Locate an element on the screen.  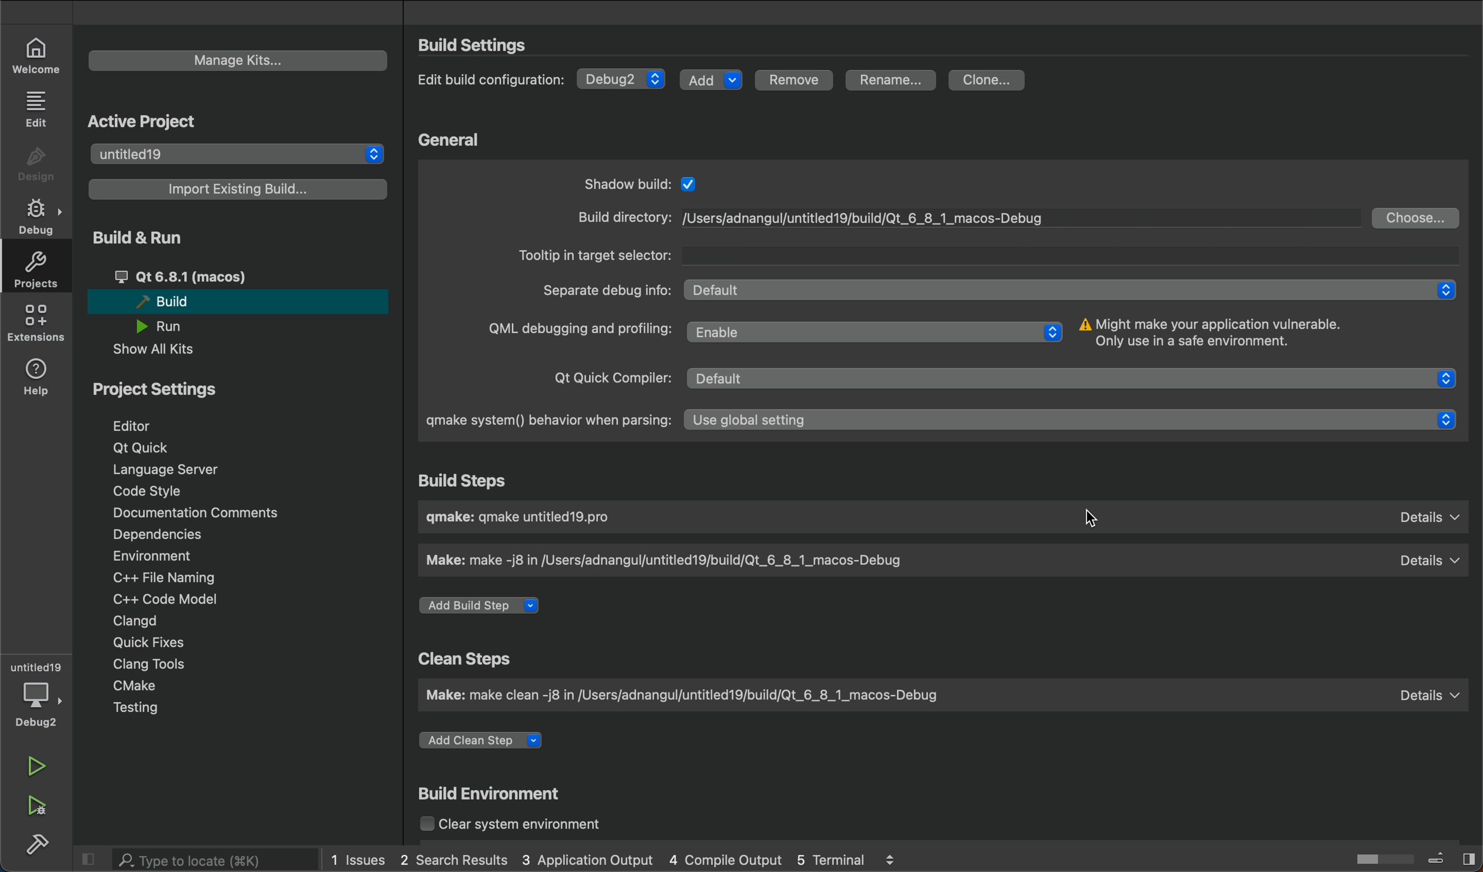
debug is located at coordinates (40, 217).